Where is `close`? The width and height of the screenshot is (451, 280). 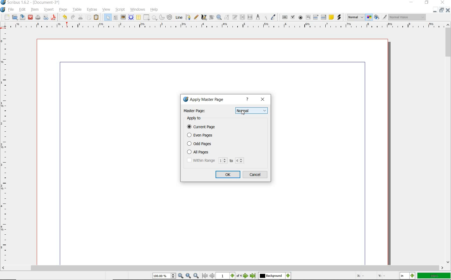 close is located at coordinates (31, 17).